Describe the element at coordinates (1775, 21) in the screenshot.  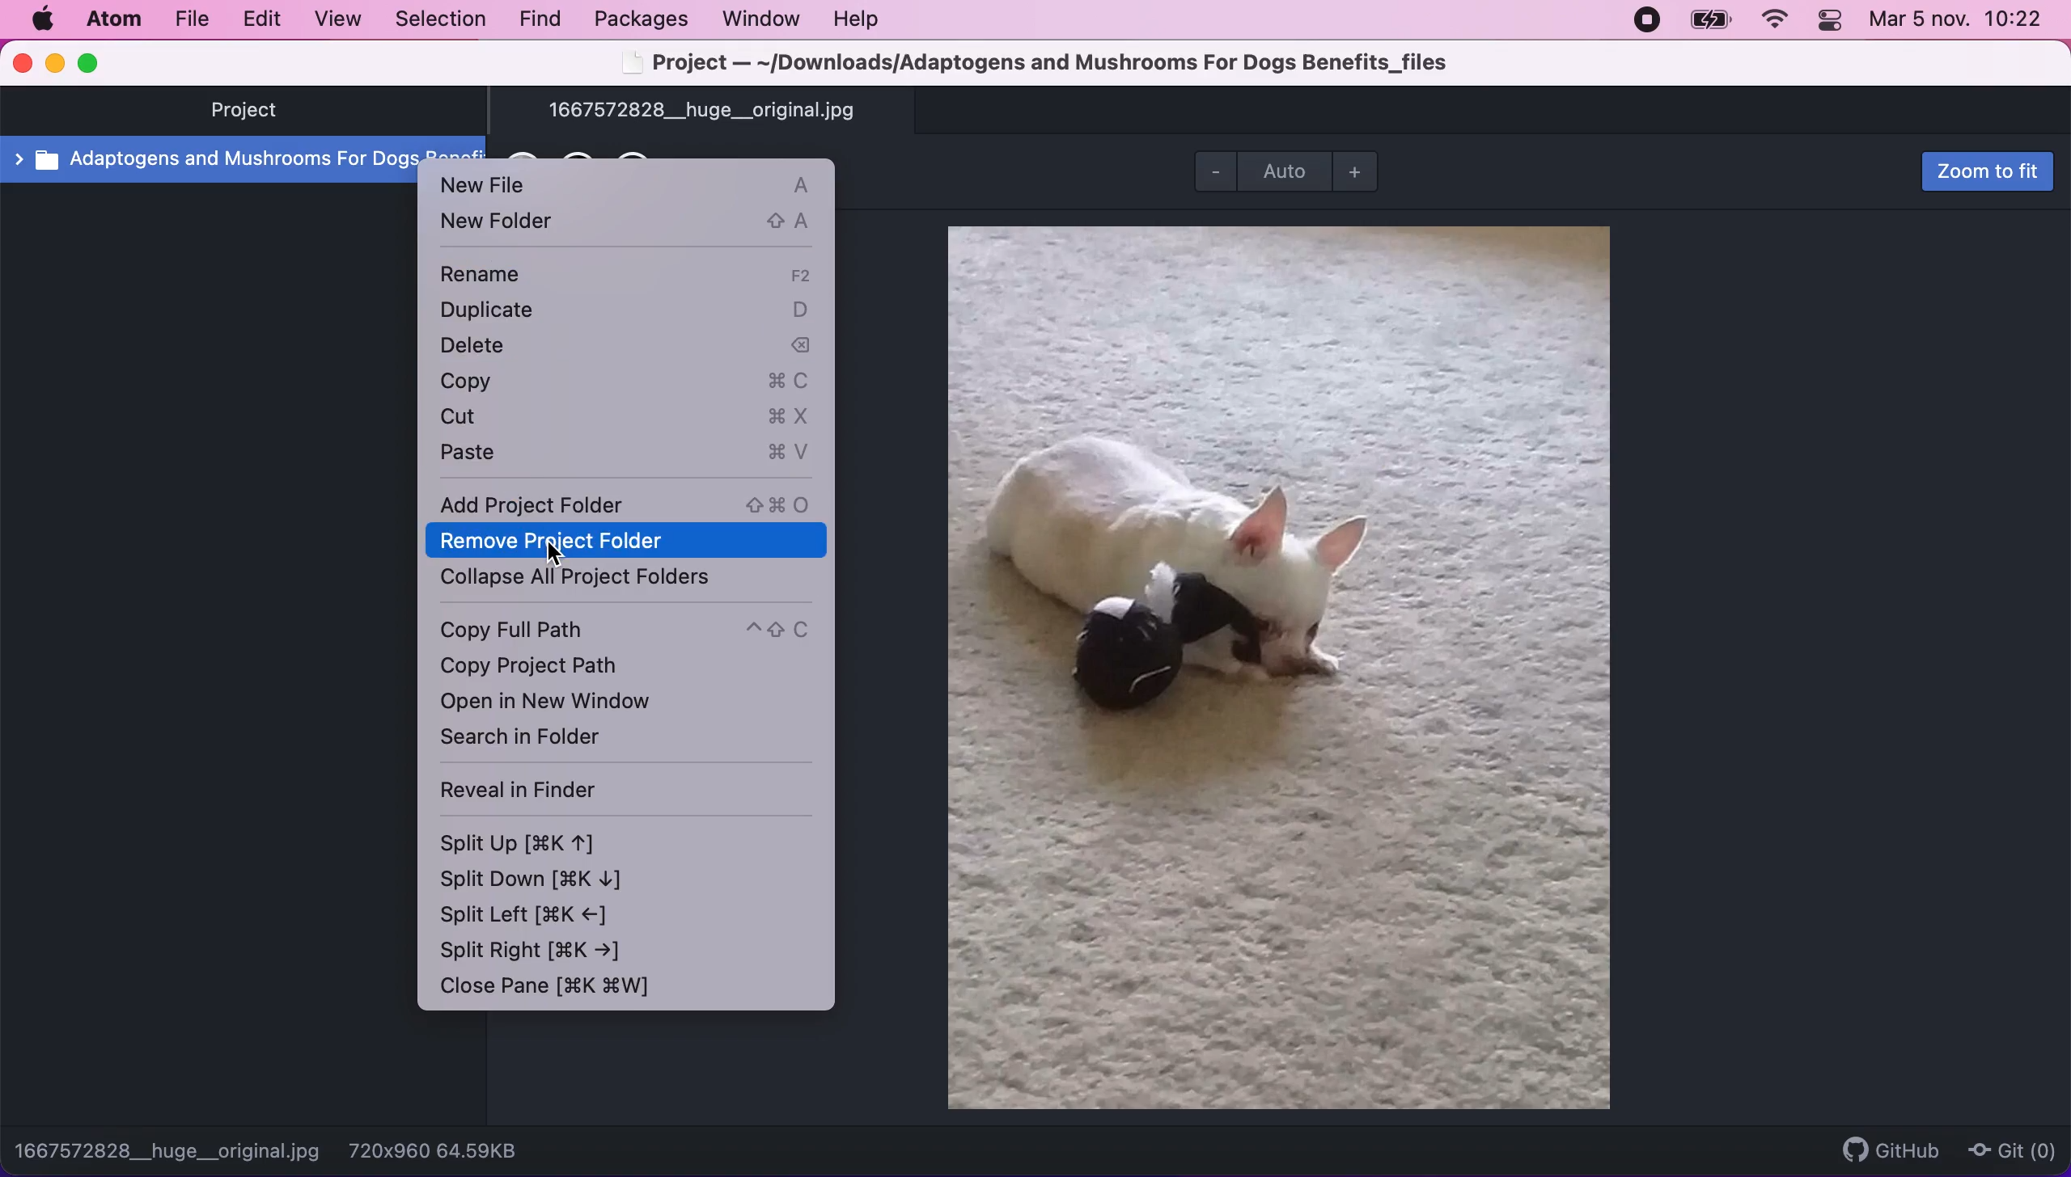
I see `wifi` at that location.